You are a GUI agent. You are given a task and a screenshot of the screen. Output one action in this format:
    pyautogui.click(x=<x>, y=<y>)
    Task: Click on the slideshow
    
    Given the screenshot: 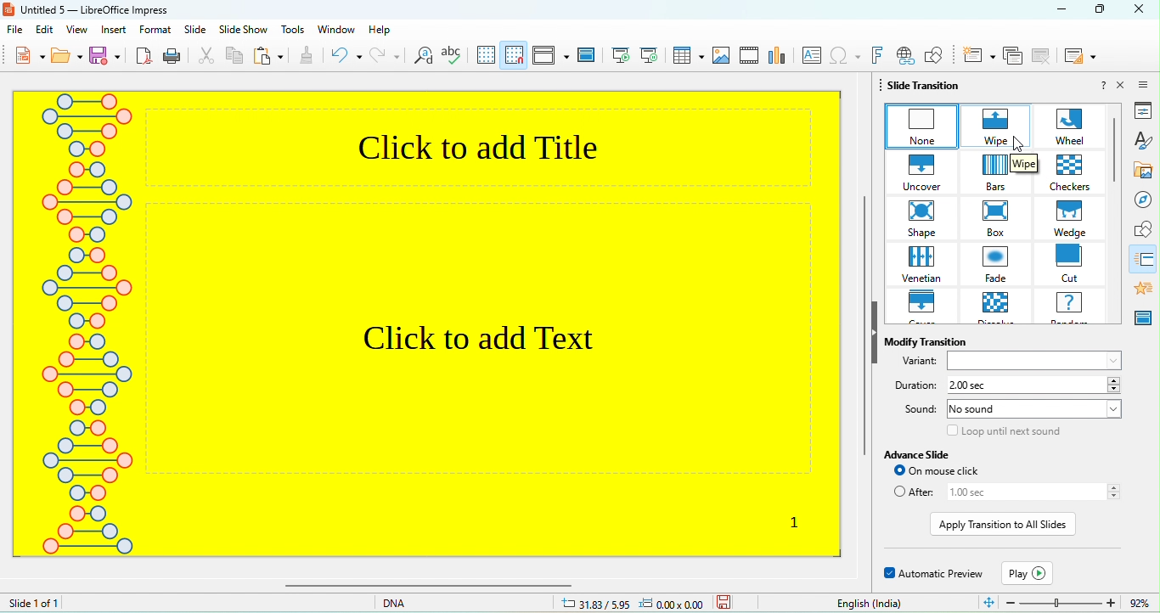 What is the action you would take?
    pyautogui.click(x=244, y=31)
    